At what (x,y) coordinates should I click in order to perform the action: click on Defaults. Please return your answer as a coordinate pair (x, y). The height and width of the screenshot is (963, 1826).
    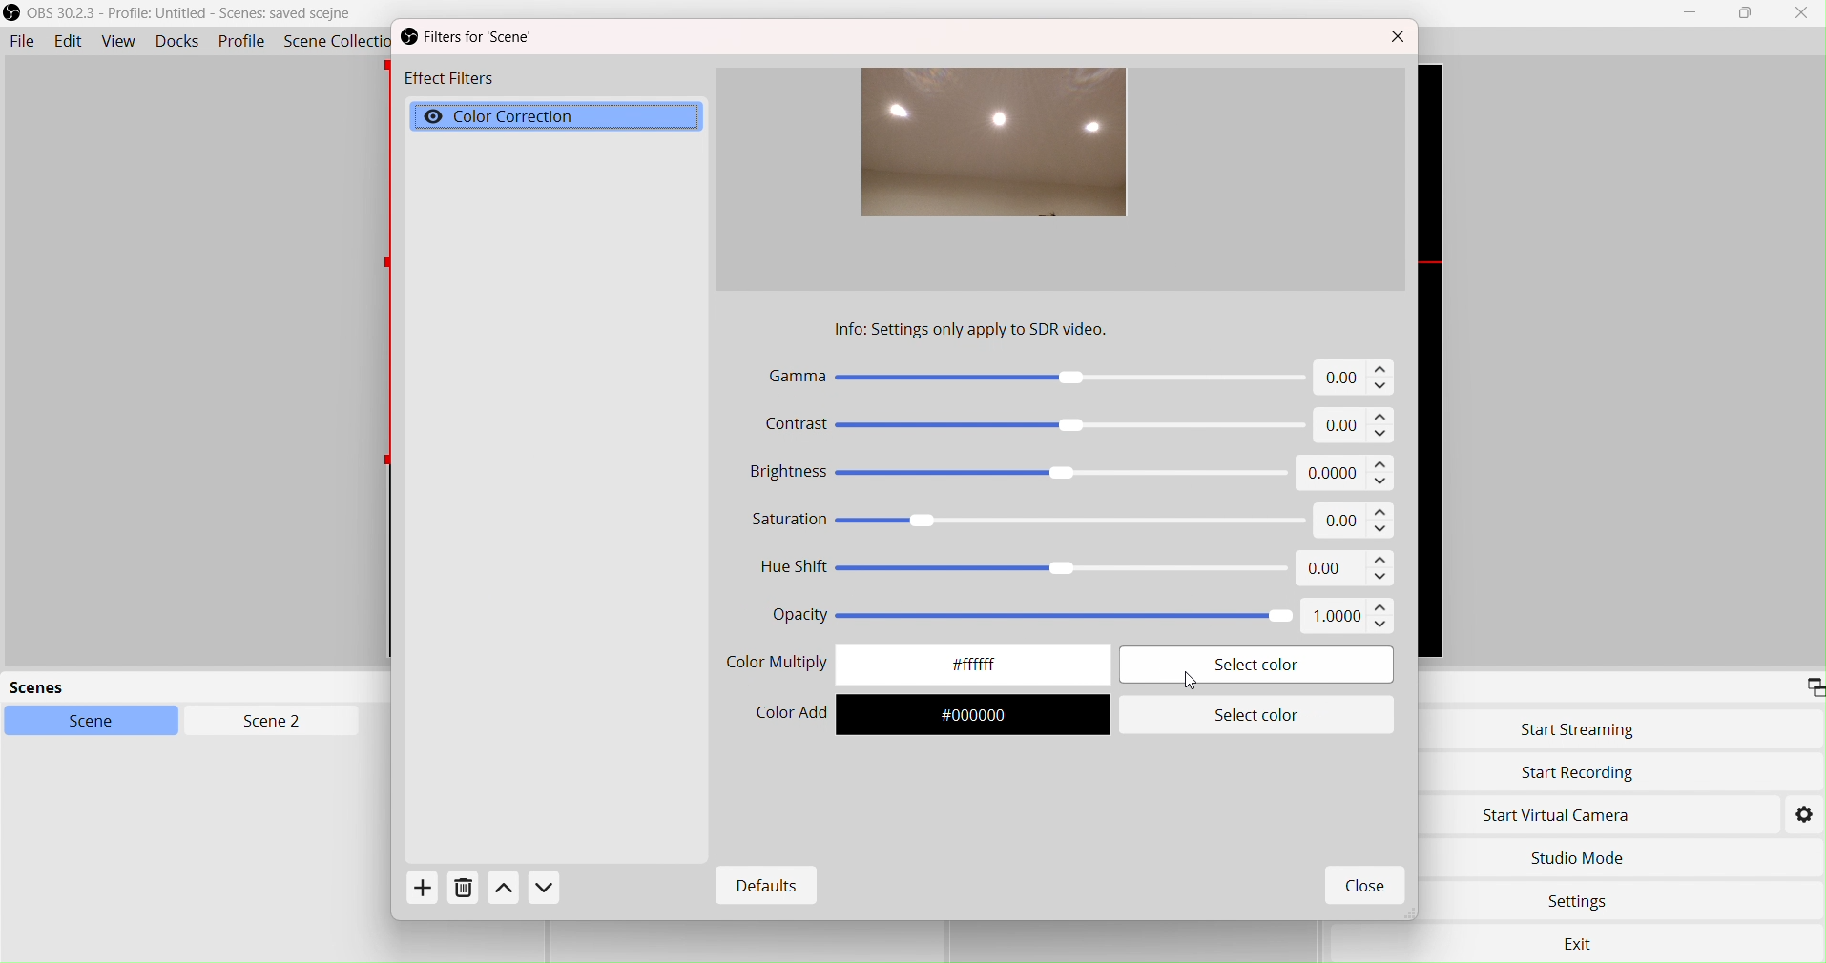
    Looking at the image, I should click on (761, 887).